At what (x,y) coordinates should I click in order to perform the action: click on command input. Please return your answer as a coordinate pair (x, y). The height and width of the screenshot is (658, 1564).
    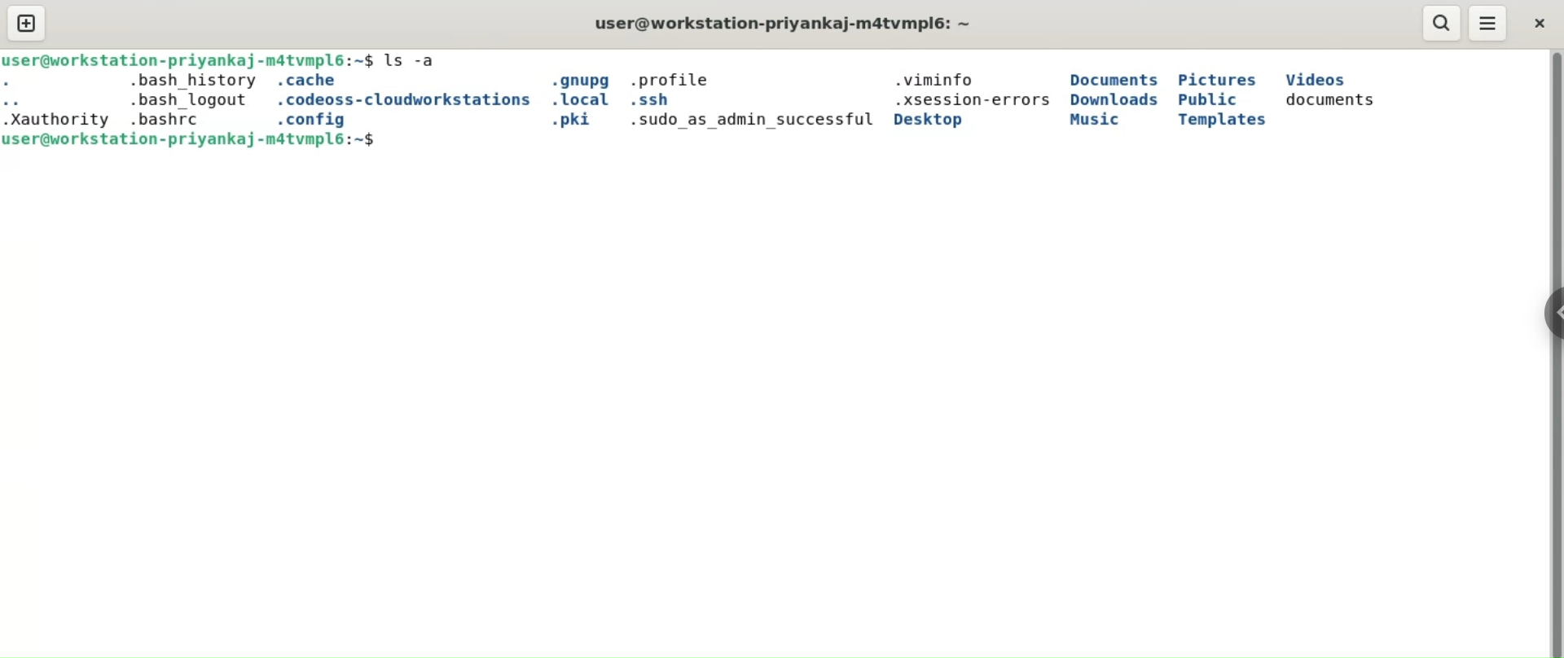
    Looking at the image, I should click on (951, 141).